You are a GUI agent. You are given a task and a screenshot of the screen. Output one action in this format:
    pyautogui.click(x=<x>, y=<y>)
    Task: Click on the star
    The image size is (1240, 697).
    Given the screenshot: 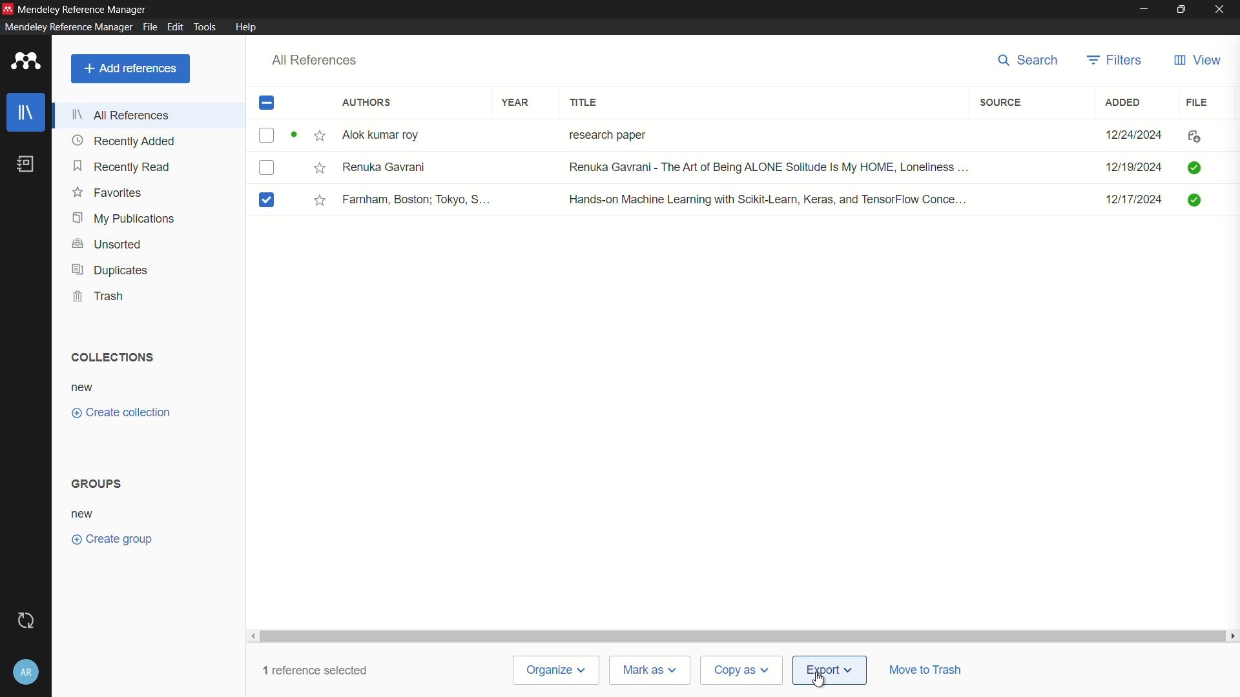 What is the action you would take?
    pyautogui.click(x=320, y=169)
    